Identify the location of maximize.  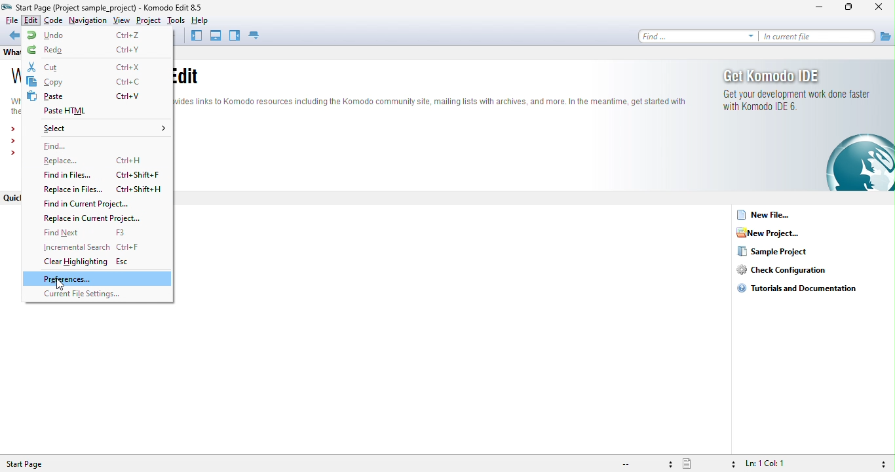
(852, 8).